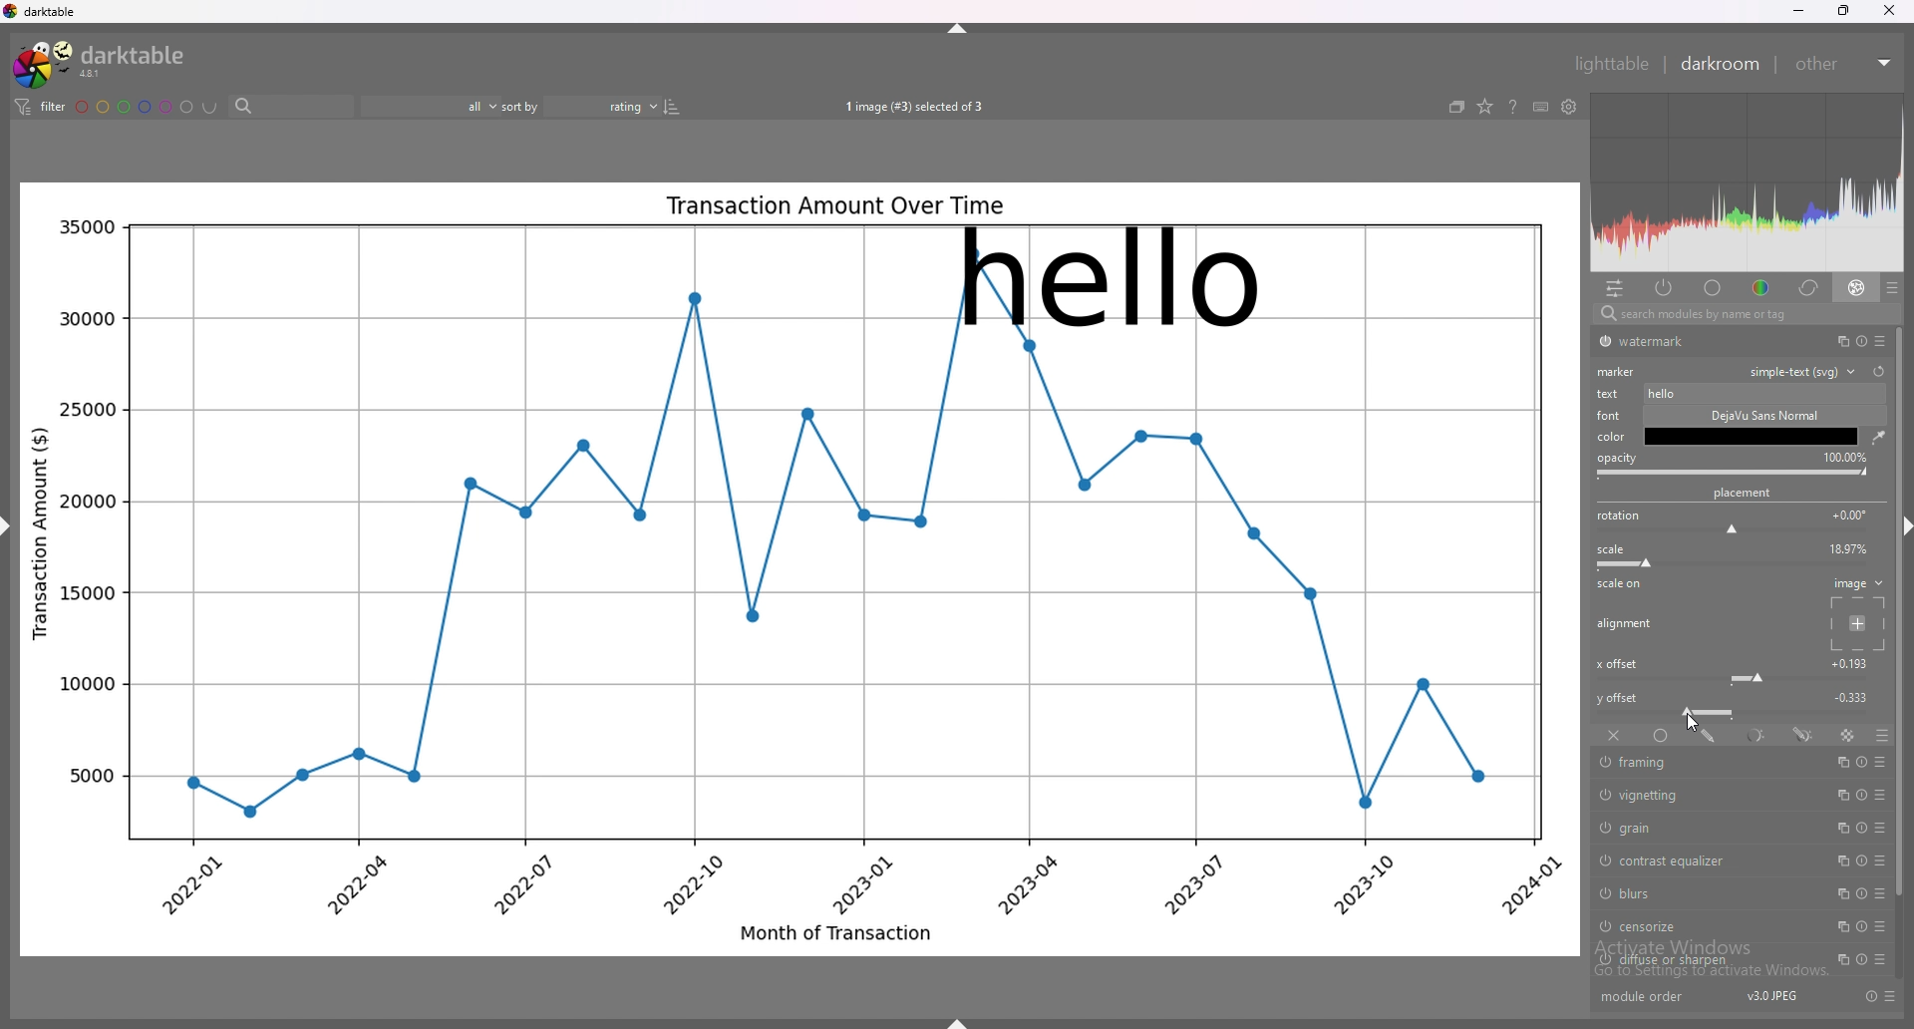 This screenshot has width=1914, height=1029. What do you see at coordinates (1664, 394) in the screenshot?
I see `typed text` at bounding box center [1664, 394].